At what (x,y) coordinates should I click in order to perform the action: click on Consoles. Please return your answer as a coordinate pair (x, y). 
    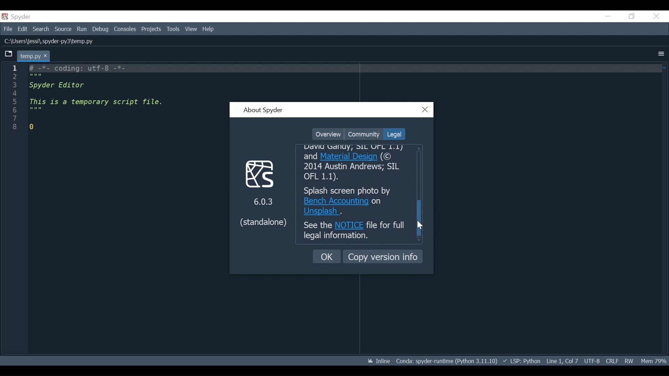
    Looking at the image, I should click on (124, 29).